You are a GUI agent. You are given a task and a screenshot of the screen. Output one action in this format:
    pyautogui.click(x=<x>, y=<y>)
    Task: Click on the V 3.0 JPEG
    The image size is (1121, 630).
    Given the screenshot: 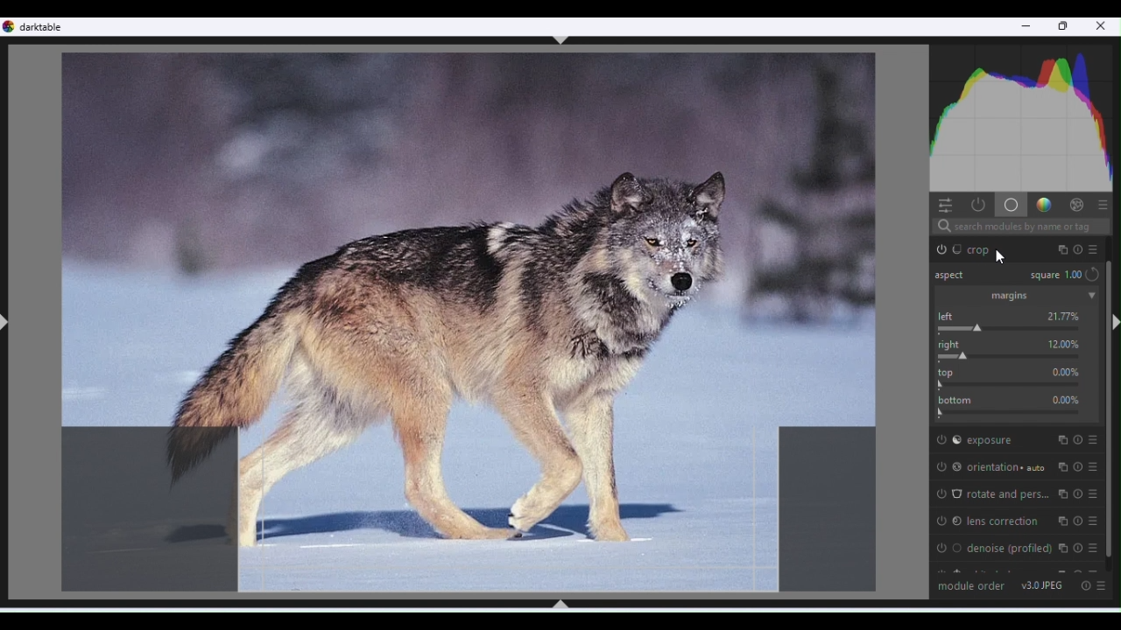 What is the action you would take?
    pyautogui.click(x=1043, y=584)
    